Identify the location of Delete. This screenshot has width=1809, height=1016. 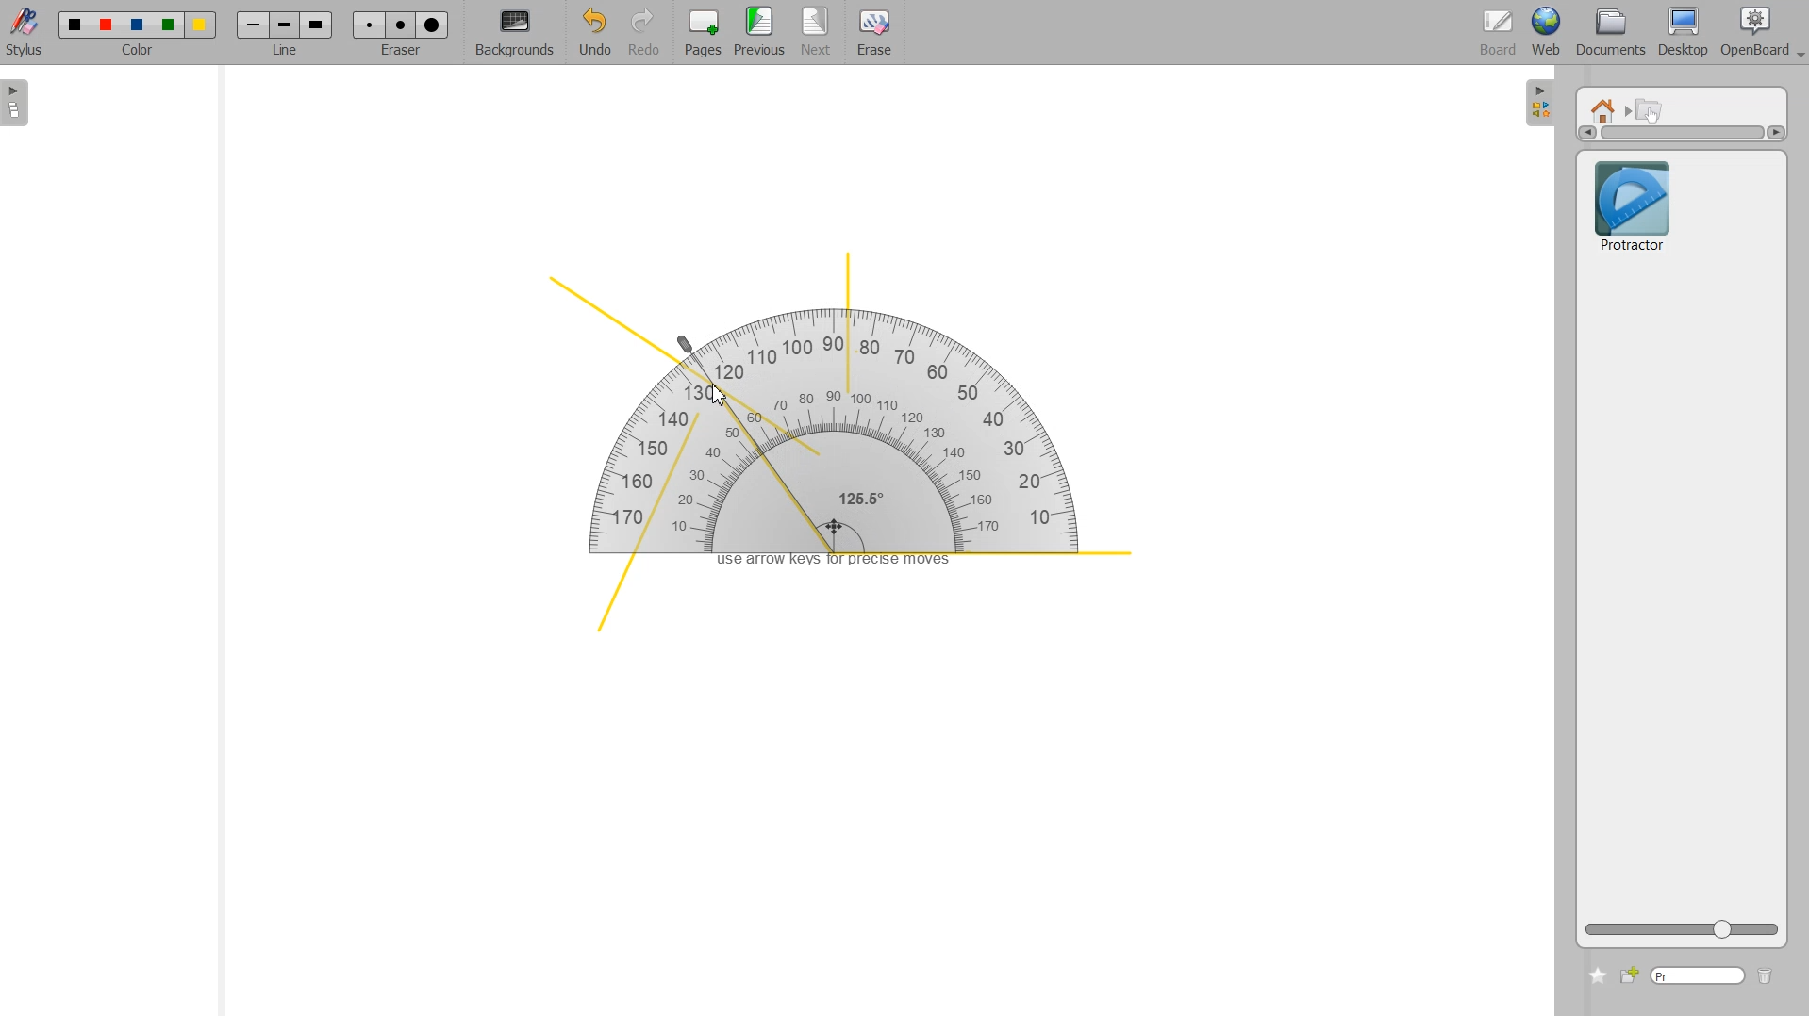
(1766, 977).